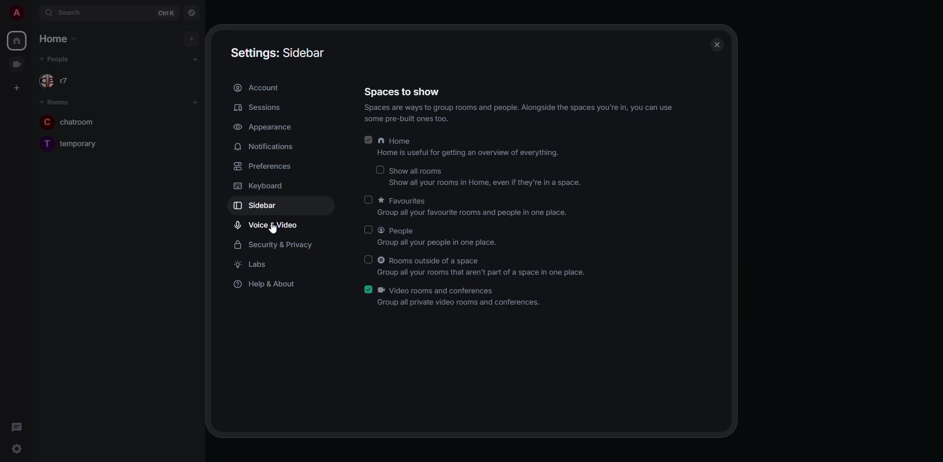  What do you see at coordinates (480, 154) in the screenshot?
I see `home is useful for getting an overview of everything.` at bounding box center [480, 154].